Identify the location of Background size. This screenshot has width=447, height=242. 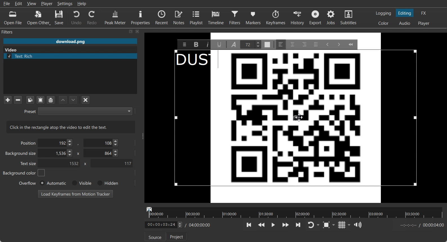
(21, 154).